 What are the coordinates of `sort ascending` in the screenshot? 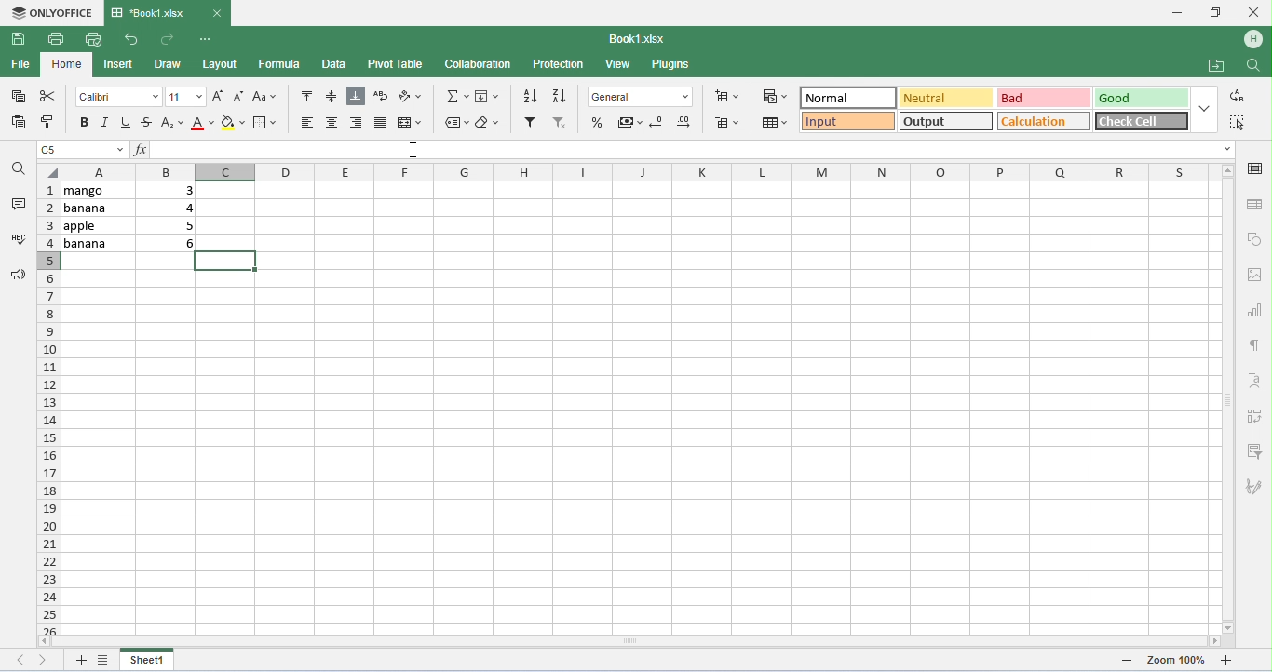 It's located at (528, 96).